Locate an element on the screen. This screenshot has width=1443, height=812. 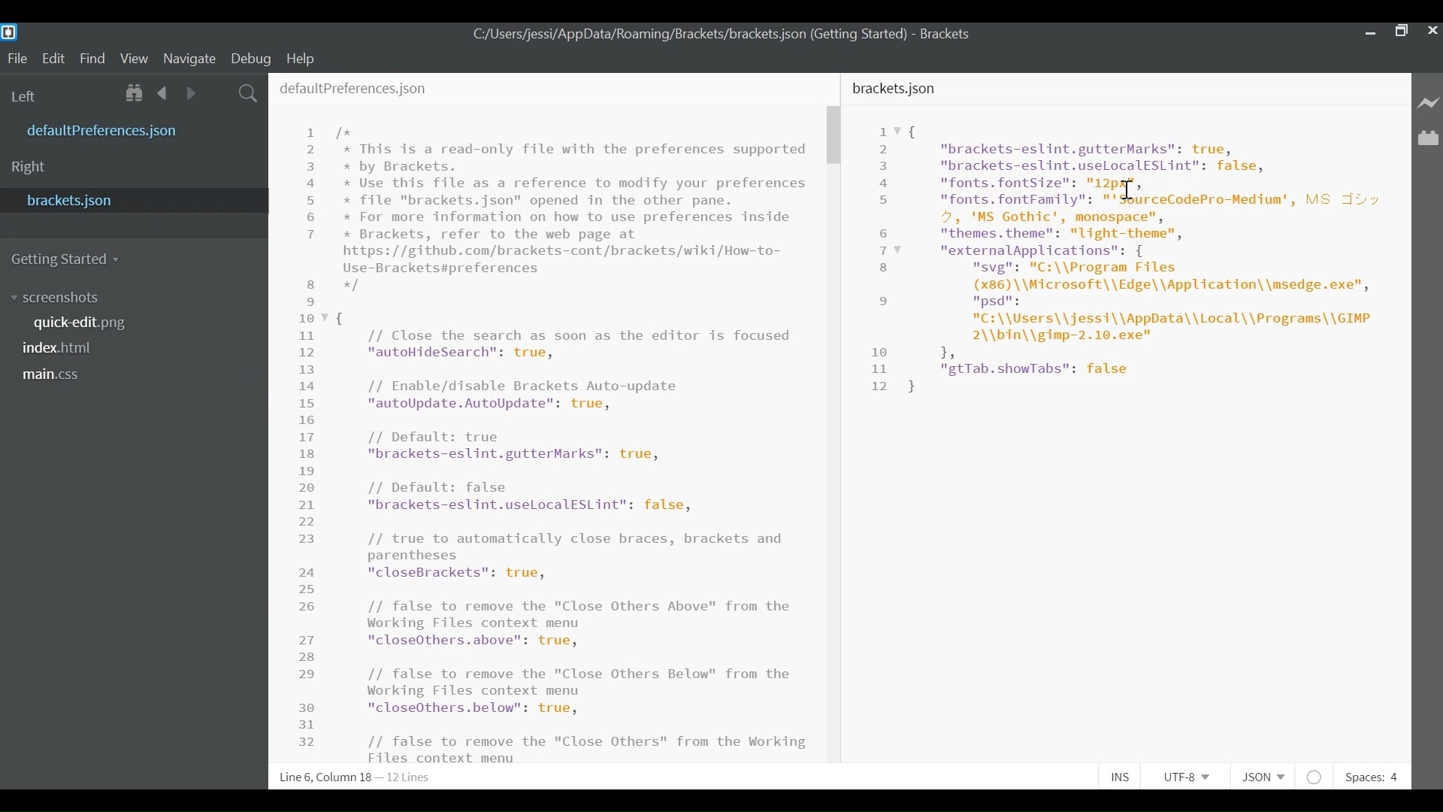
Find is located at coordinates (95, 59).